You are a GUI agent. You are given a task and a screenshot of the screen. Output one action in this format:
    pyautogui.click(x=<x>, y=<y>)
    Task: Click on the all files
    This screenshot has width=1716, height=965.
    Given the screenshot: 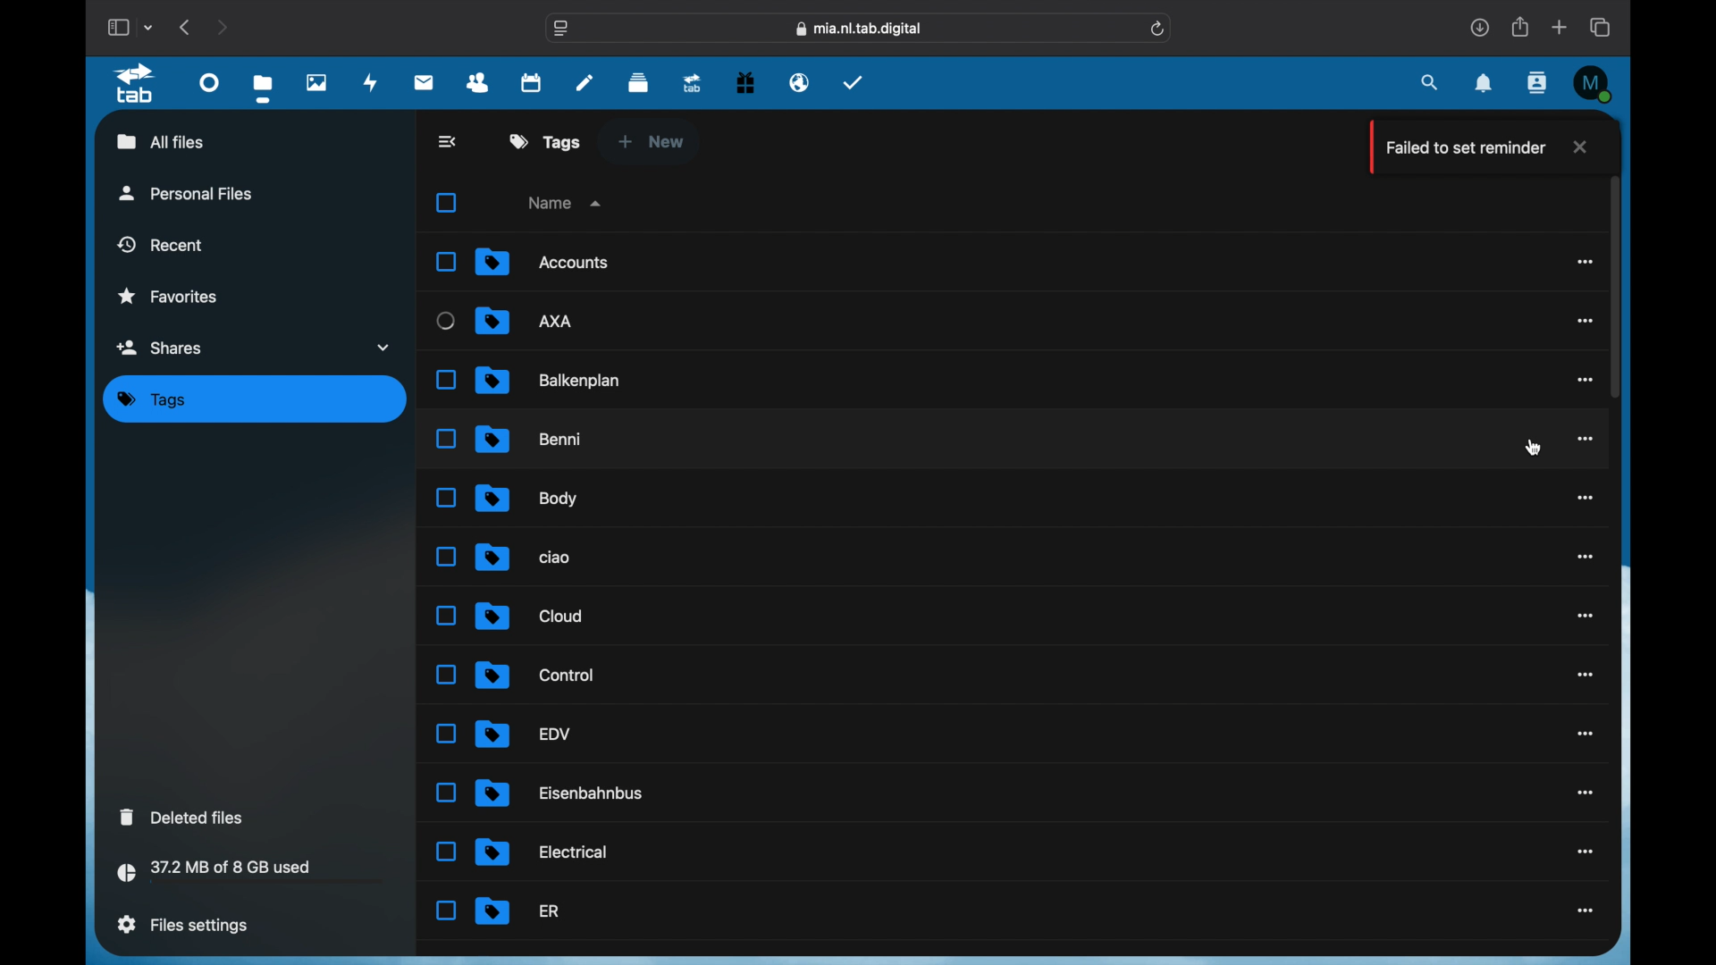 What is the action you would take?
    pyautogui.click(x=160, y=141)
    